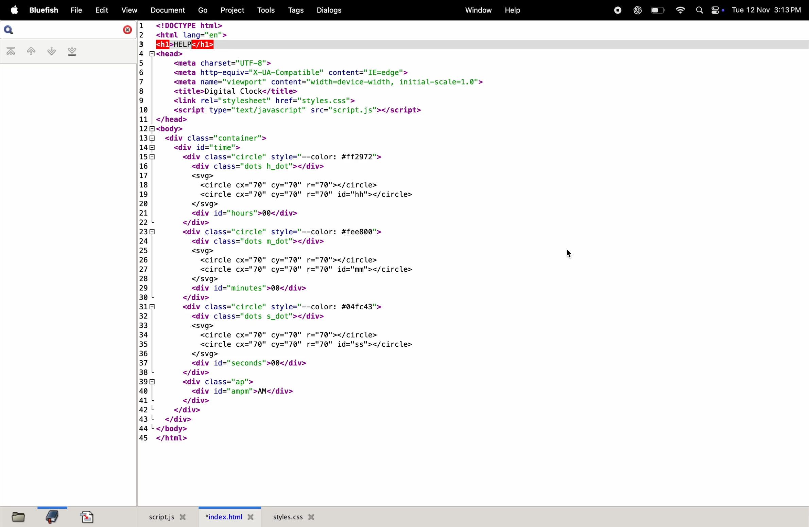  I want to click on tools, so click(263, 10).